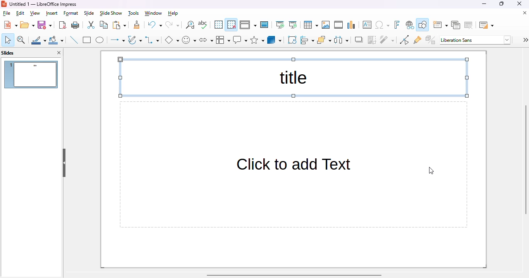 This screenshot has height=278, width=529. What do you see at coordinates (324, 40) in the screenshot?
I see `arrange` at bounding box center [324, 40].